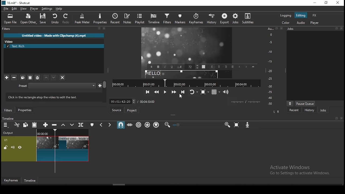 This screenshot has width=345, height=194. Describe the element at coordinates (17, 125) in the screenshot. I see `cut` at that location.